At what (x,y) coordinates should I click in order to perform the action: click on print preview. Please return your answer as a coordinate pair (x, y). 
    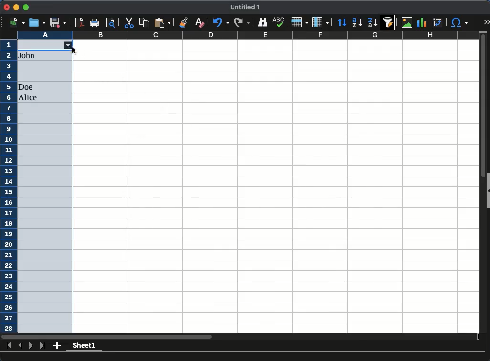
    Looking at the image, I should click on (110, 22).